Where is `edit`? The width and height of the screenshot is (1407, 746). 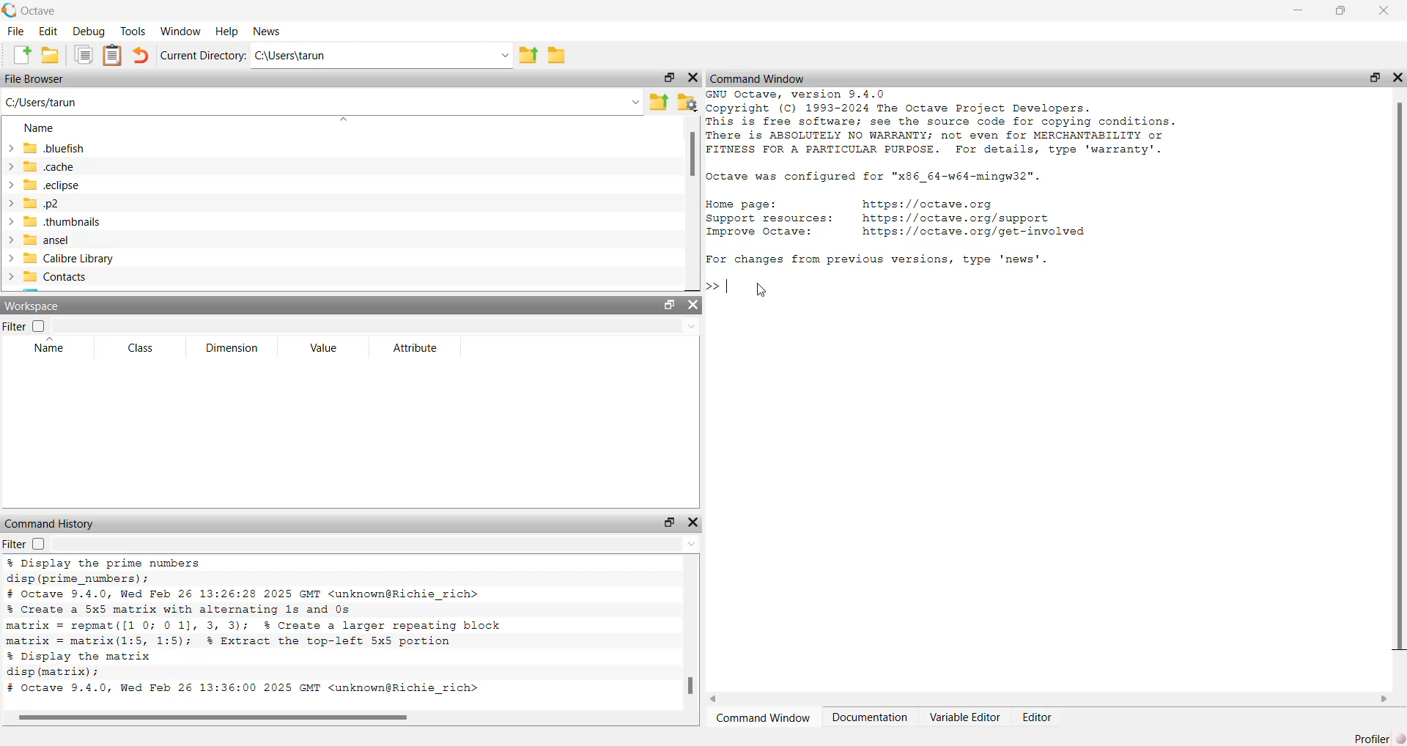 edit is located at coordinates (46, 33).